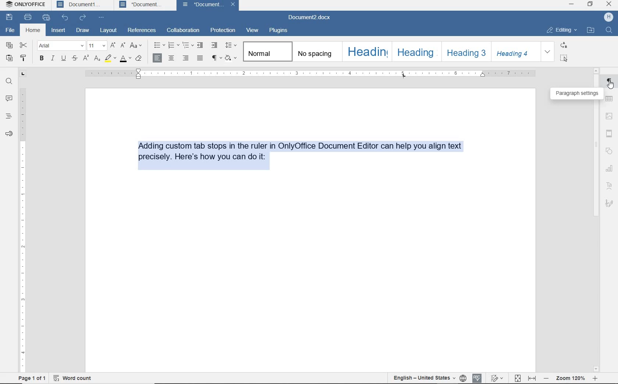 This screenshot has height=384, width=618. Describe the element at coordinates (8, 117) in the screenshot. I see `headings` at that location.